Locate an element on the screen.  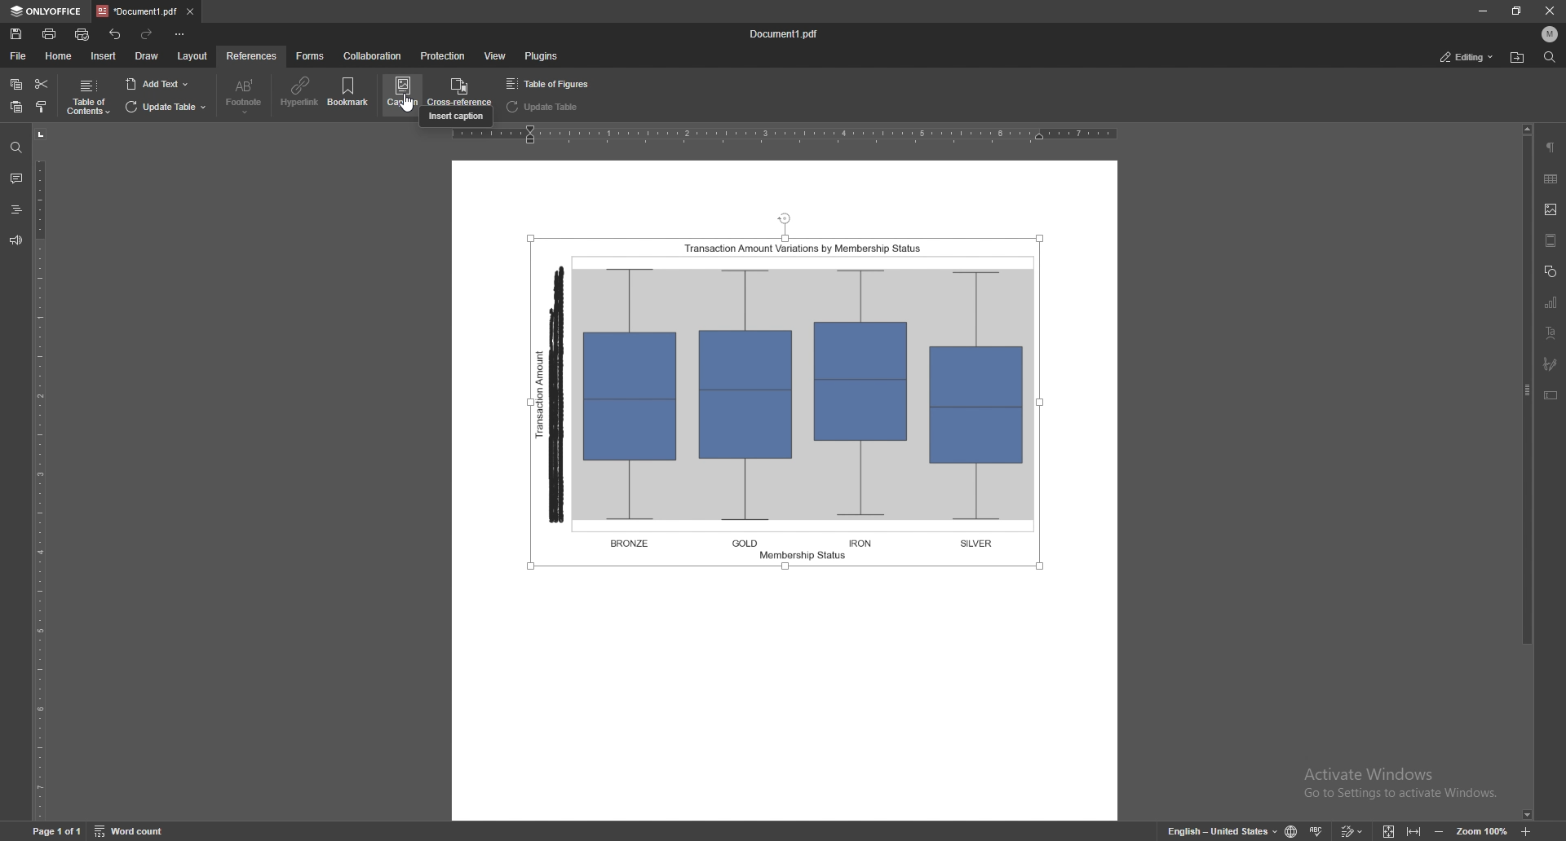
text box is located at coordinates (1551, 394).